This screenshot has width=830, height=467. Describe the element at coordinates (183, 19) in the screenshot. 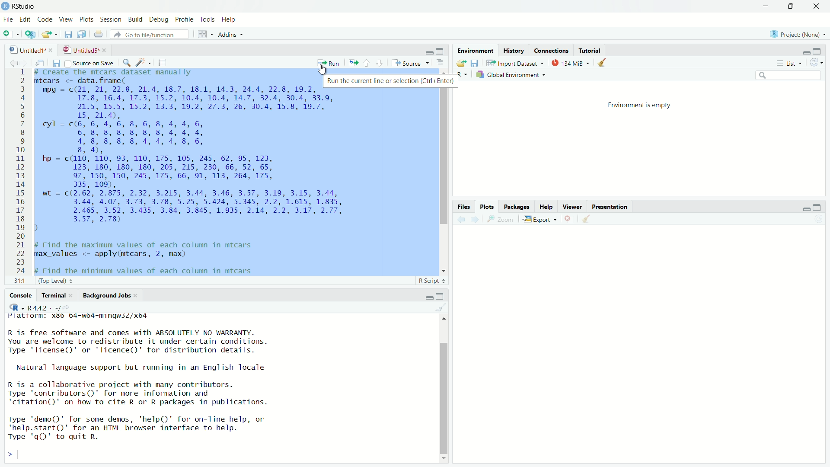

I see `Profile` at that location.